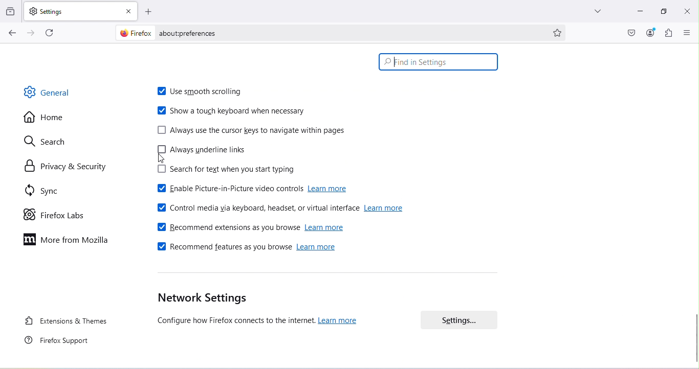 The width and height of the screenshot is (699, 369). I want to click on Search bar, so click(439, 62).